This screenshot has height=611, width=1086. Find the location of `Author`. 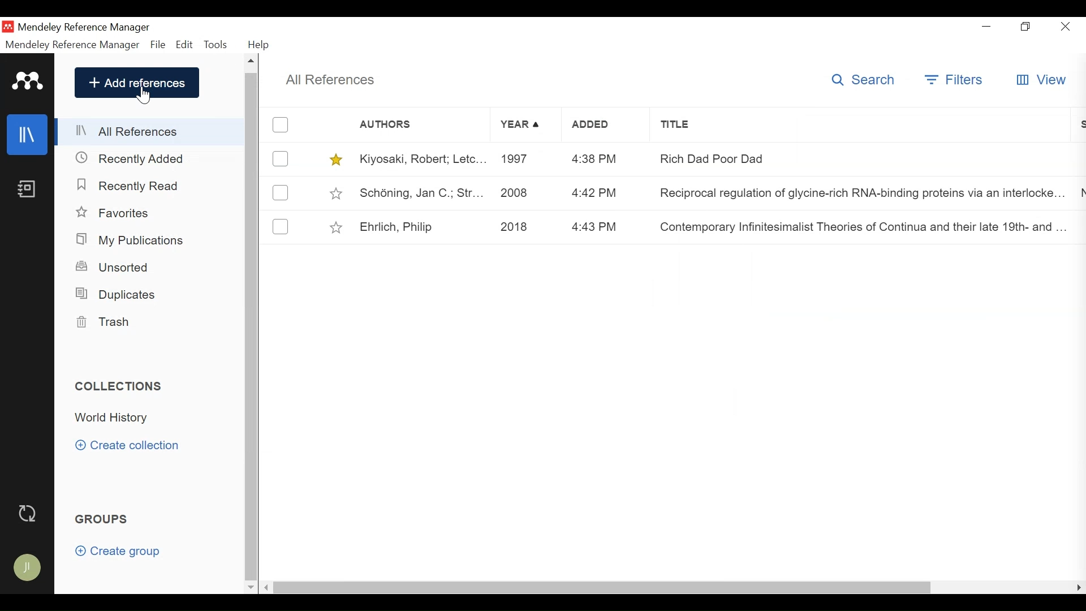

Author is located at coordinates (406, 124).